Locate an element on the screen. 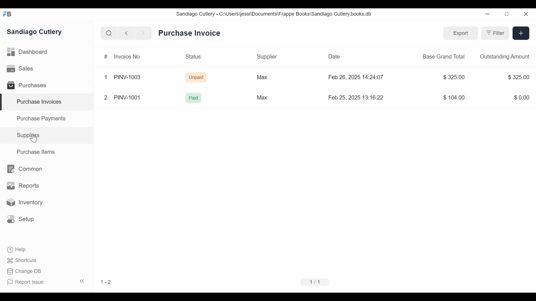 This screenshot has width=536, height=301. Feb 26, 2025 14:24:07 is located at coordinates (359, 77).